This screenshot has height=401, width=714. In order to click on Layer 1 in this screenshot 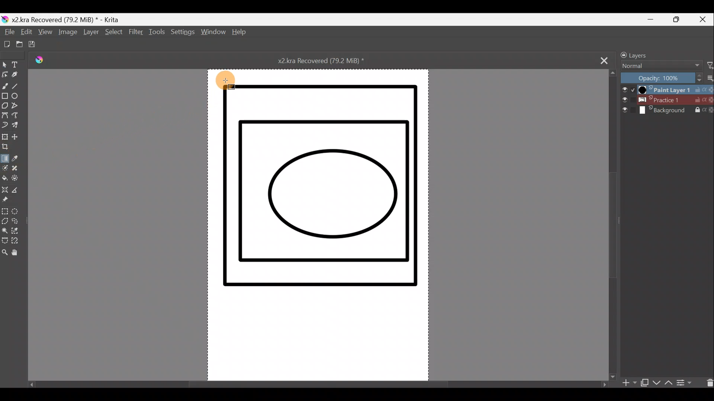, I will do `click(666, 89)`.